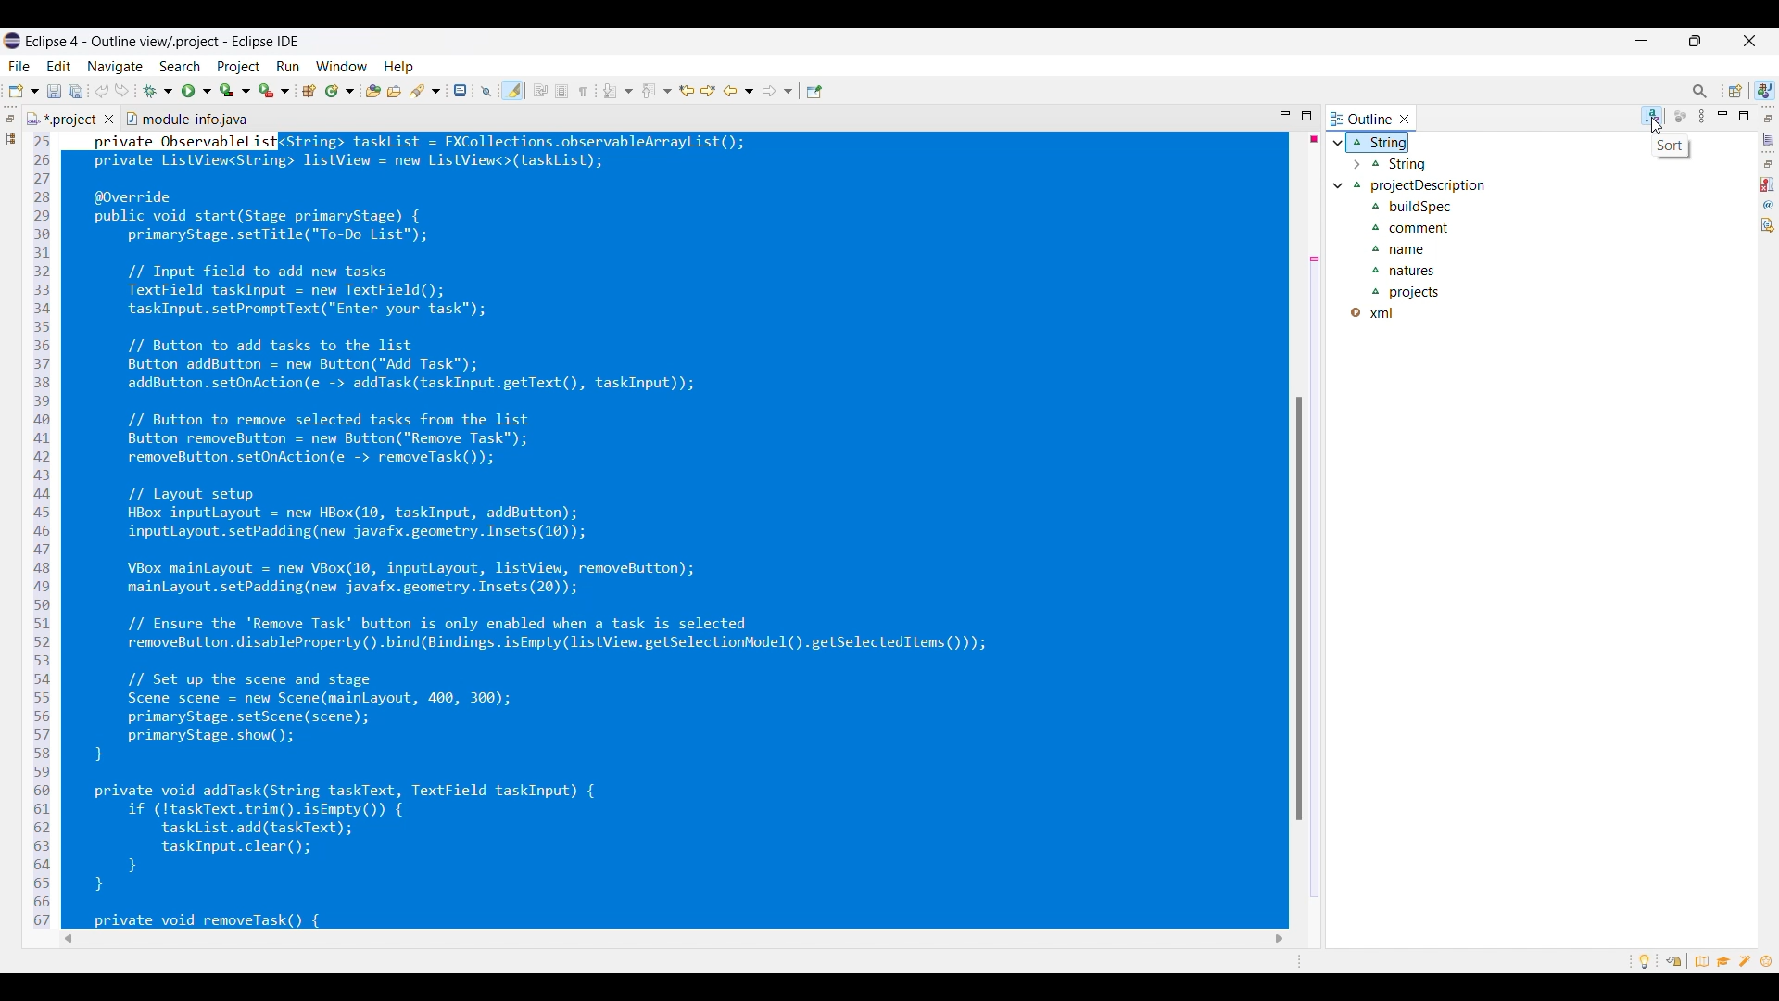  What do you see at coordinates (395, 91) in the screenshot?
I see `Open task` at bounding box center [395, 91].